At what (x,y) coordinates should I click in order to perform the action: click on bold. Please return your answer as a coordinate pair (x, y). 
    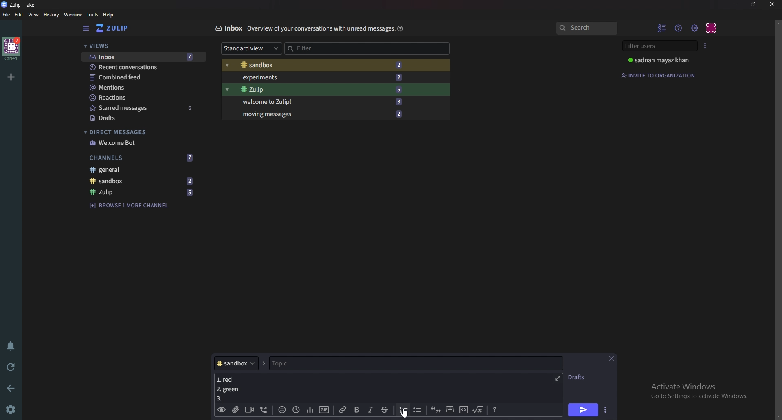
    Looking at the image, I should click on (356, 410).